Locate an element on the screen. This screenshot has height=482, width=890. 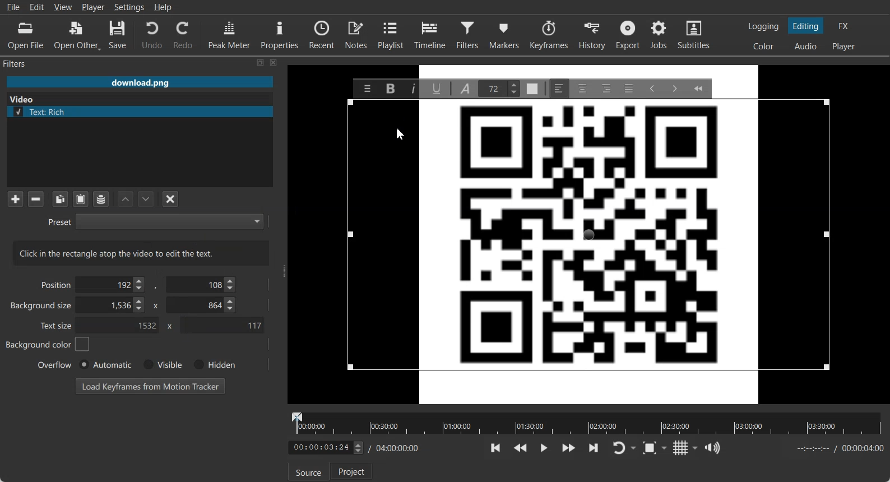
Play Quickly backward is located at coordinates (521, 448).